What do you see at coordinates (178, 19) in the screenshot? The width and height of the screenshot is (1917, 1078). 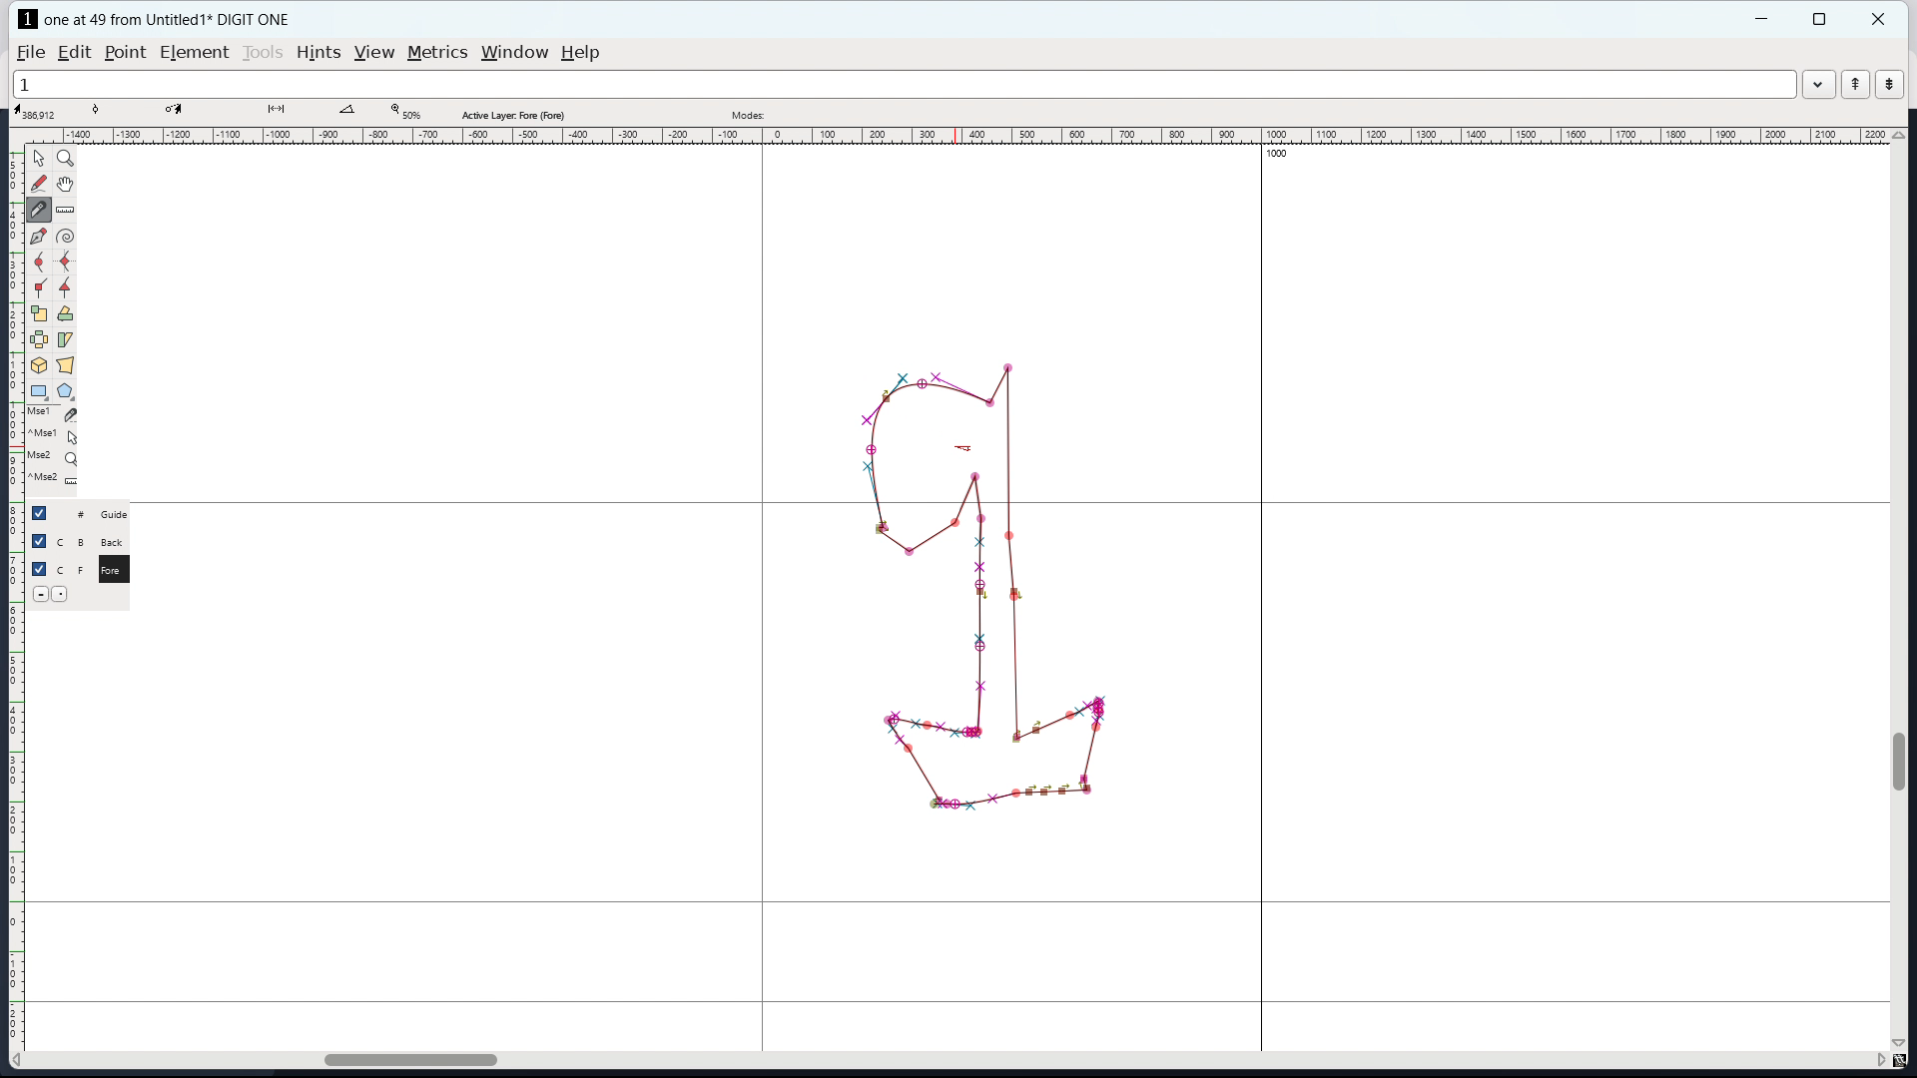 I see `one at 49 from Untitled1* DIGIT ONE` at bounding box center [178, 19].